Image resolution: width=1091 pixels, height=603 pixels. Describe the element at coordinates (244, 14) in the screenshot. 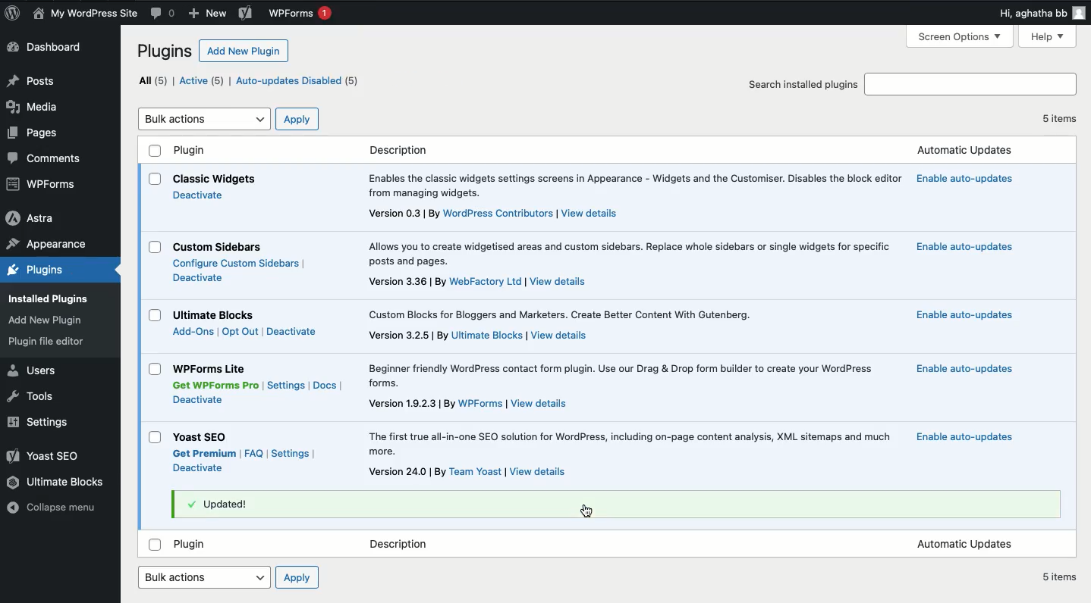

I see `Yoast` at that location.